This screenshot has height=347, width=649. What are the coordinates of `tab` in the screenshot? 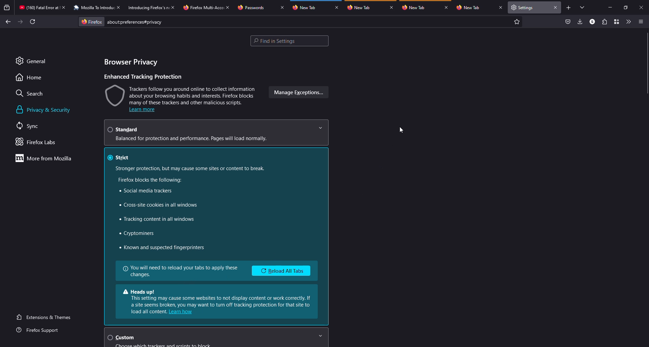 It's located at (360, 7).